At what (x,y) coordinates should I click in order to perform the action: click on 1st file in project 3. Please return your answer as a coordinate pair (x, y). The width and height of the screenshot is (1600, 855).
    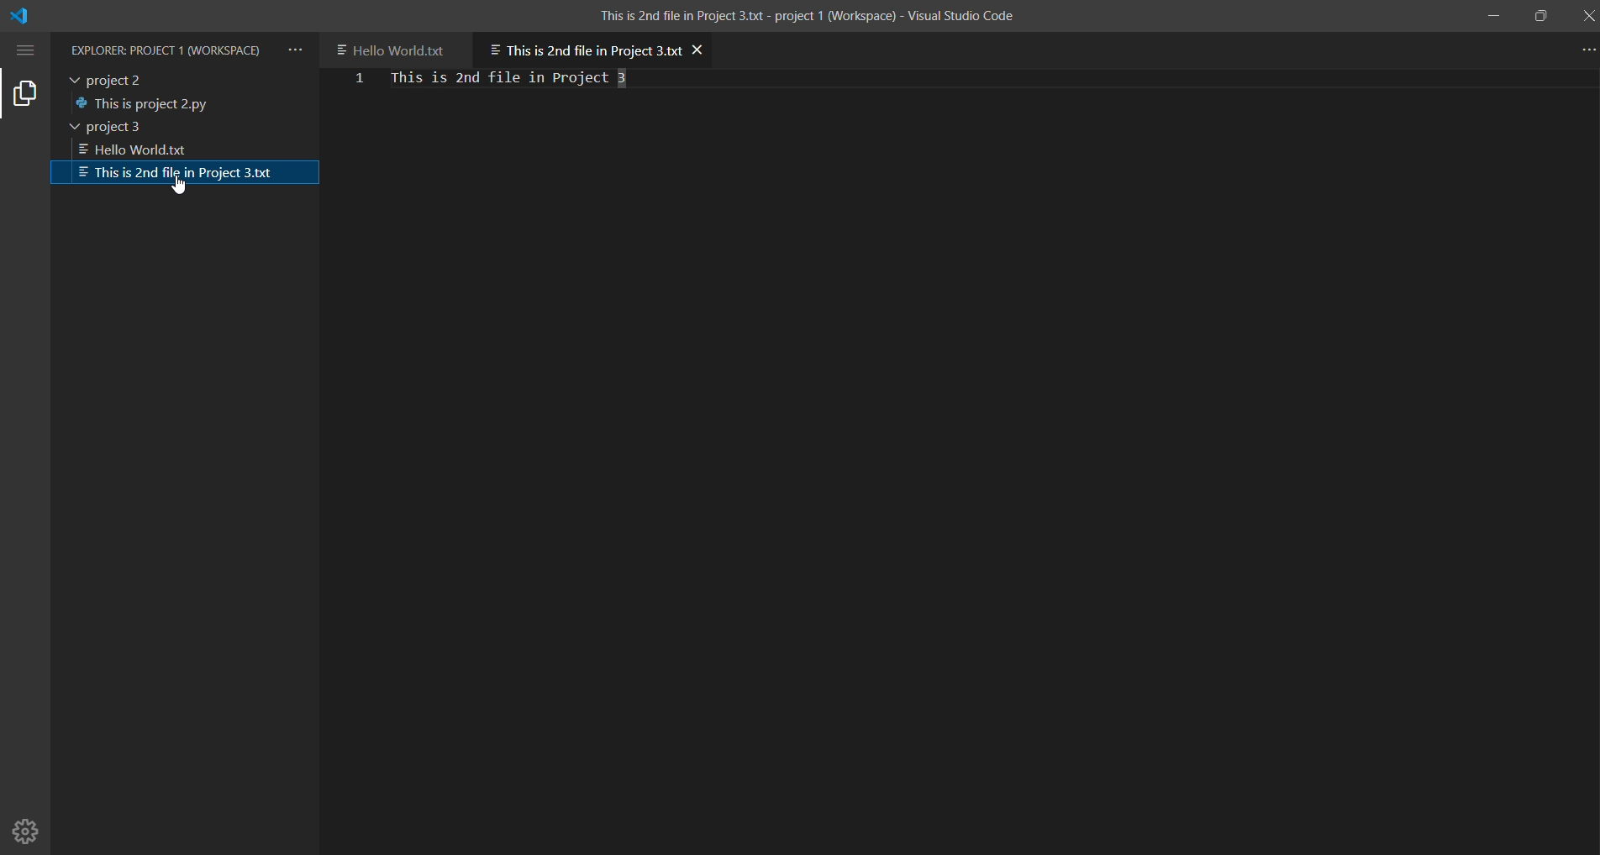
    Looking at the image, I should click on (181, 150).